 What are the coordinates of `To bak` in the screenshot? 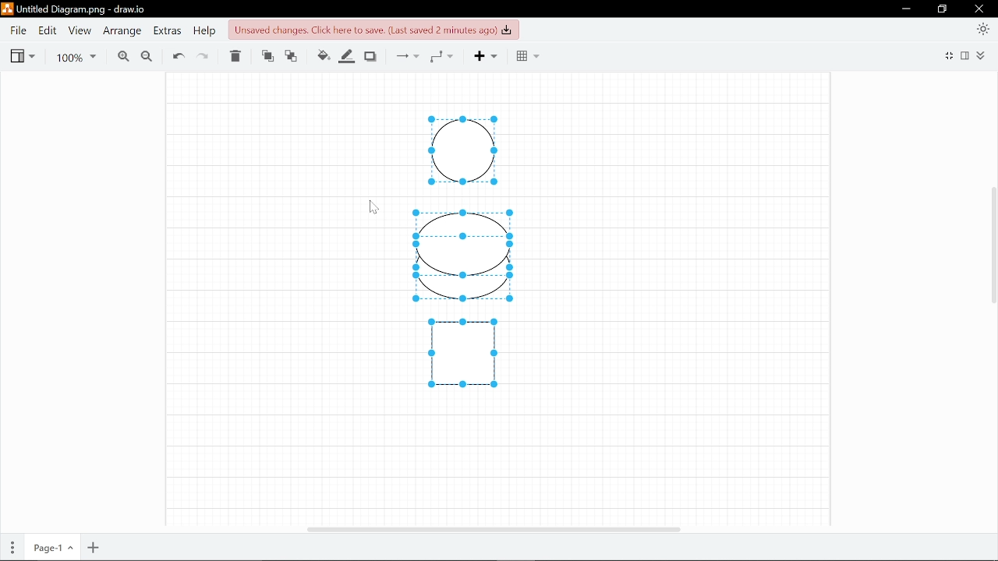 It's located at (294, 57).